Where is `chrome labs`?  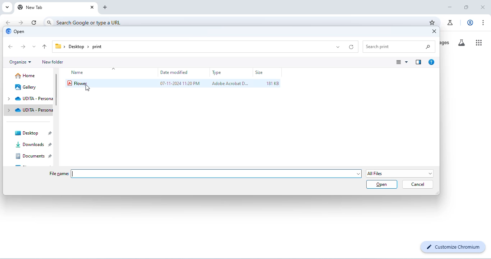 chrome labs is located at coordinates (451, 24).